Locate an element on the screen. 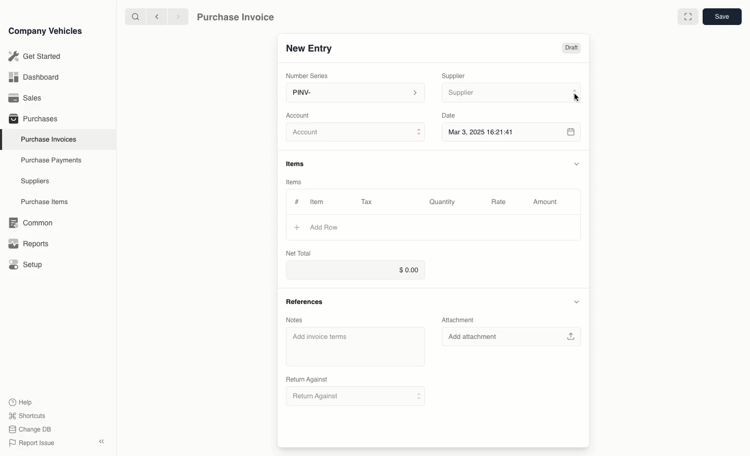  Tax is located at coordinates (371, 202).